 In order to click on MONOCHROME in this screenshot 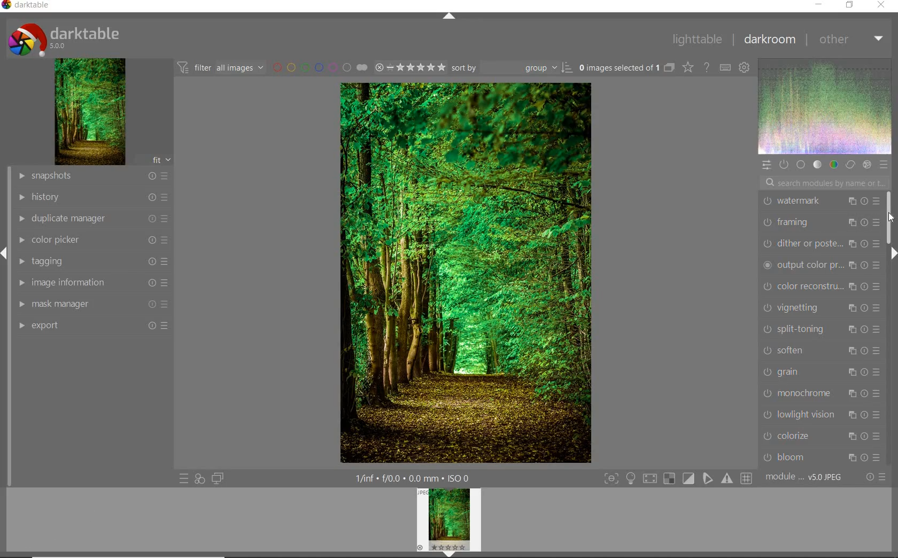, I will do `click(820, 392)`.